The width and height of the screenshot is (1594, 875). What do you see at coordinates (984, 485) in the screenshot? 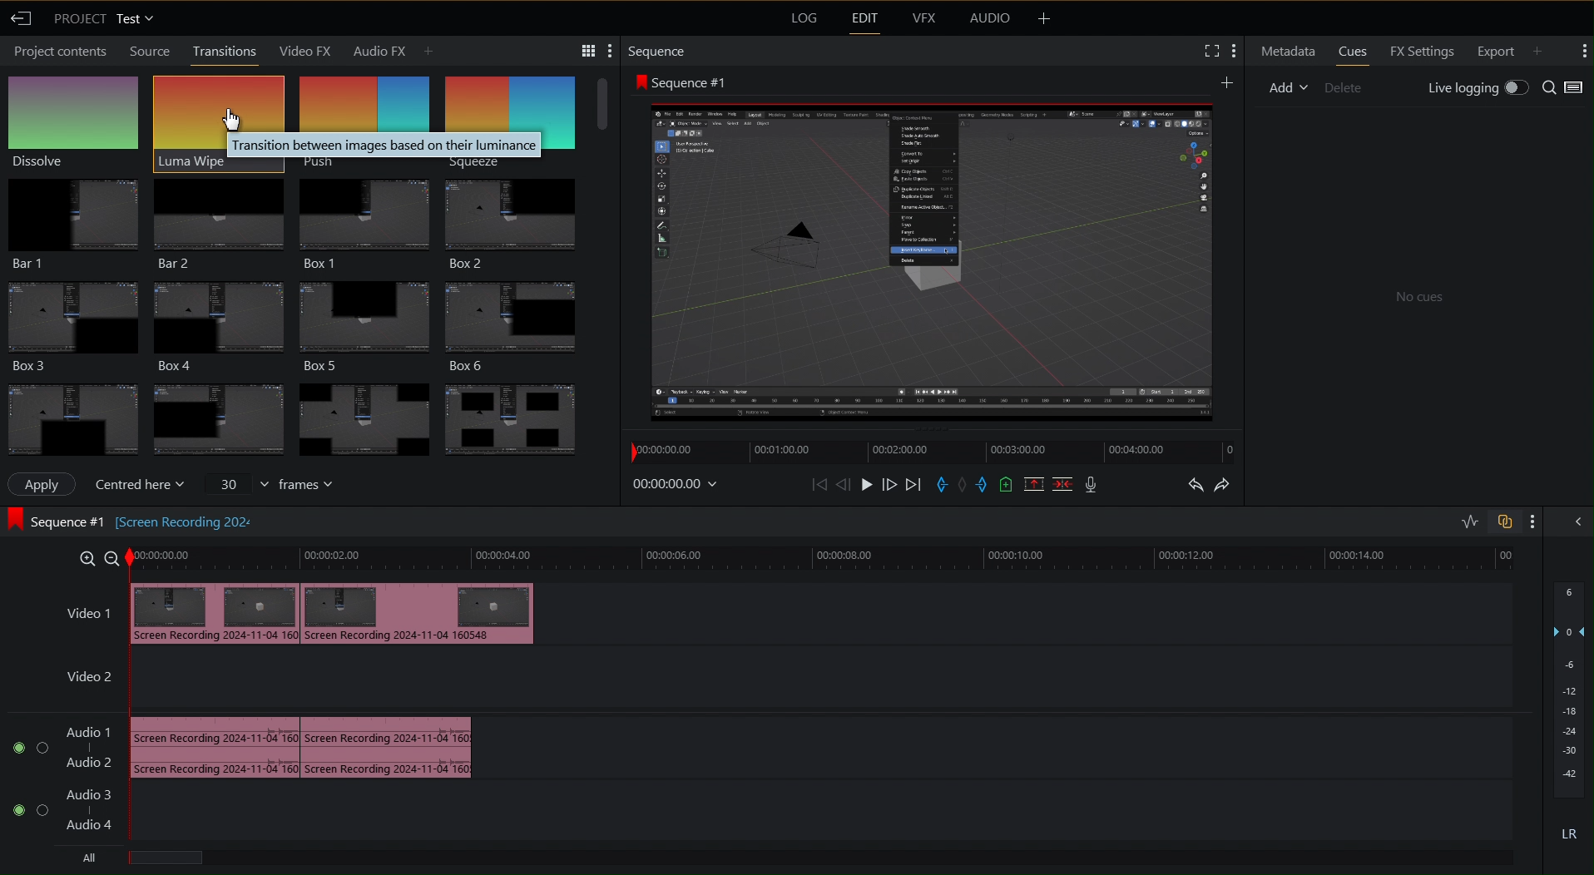
I see `Exit Marker` at bounding box center [984, 485].